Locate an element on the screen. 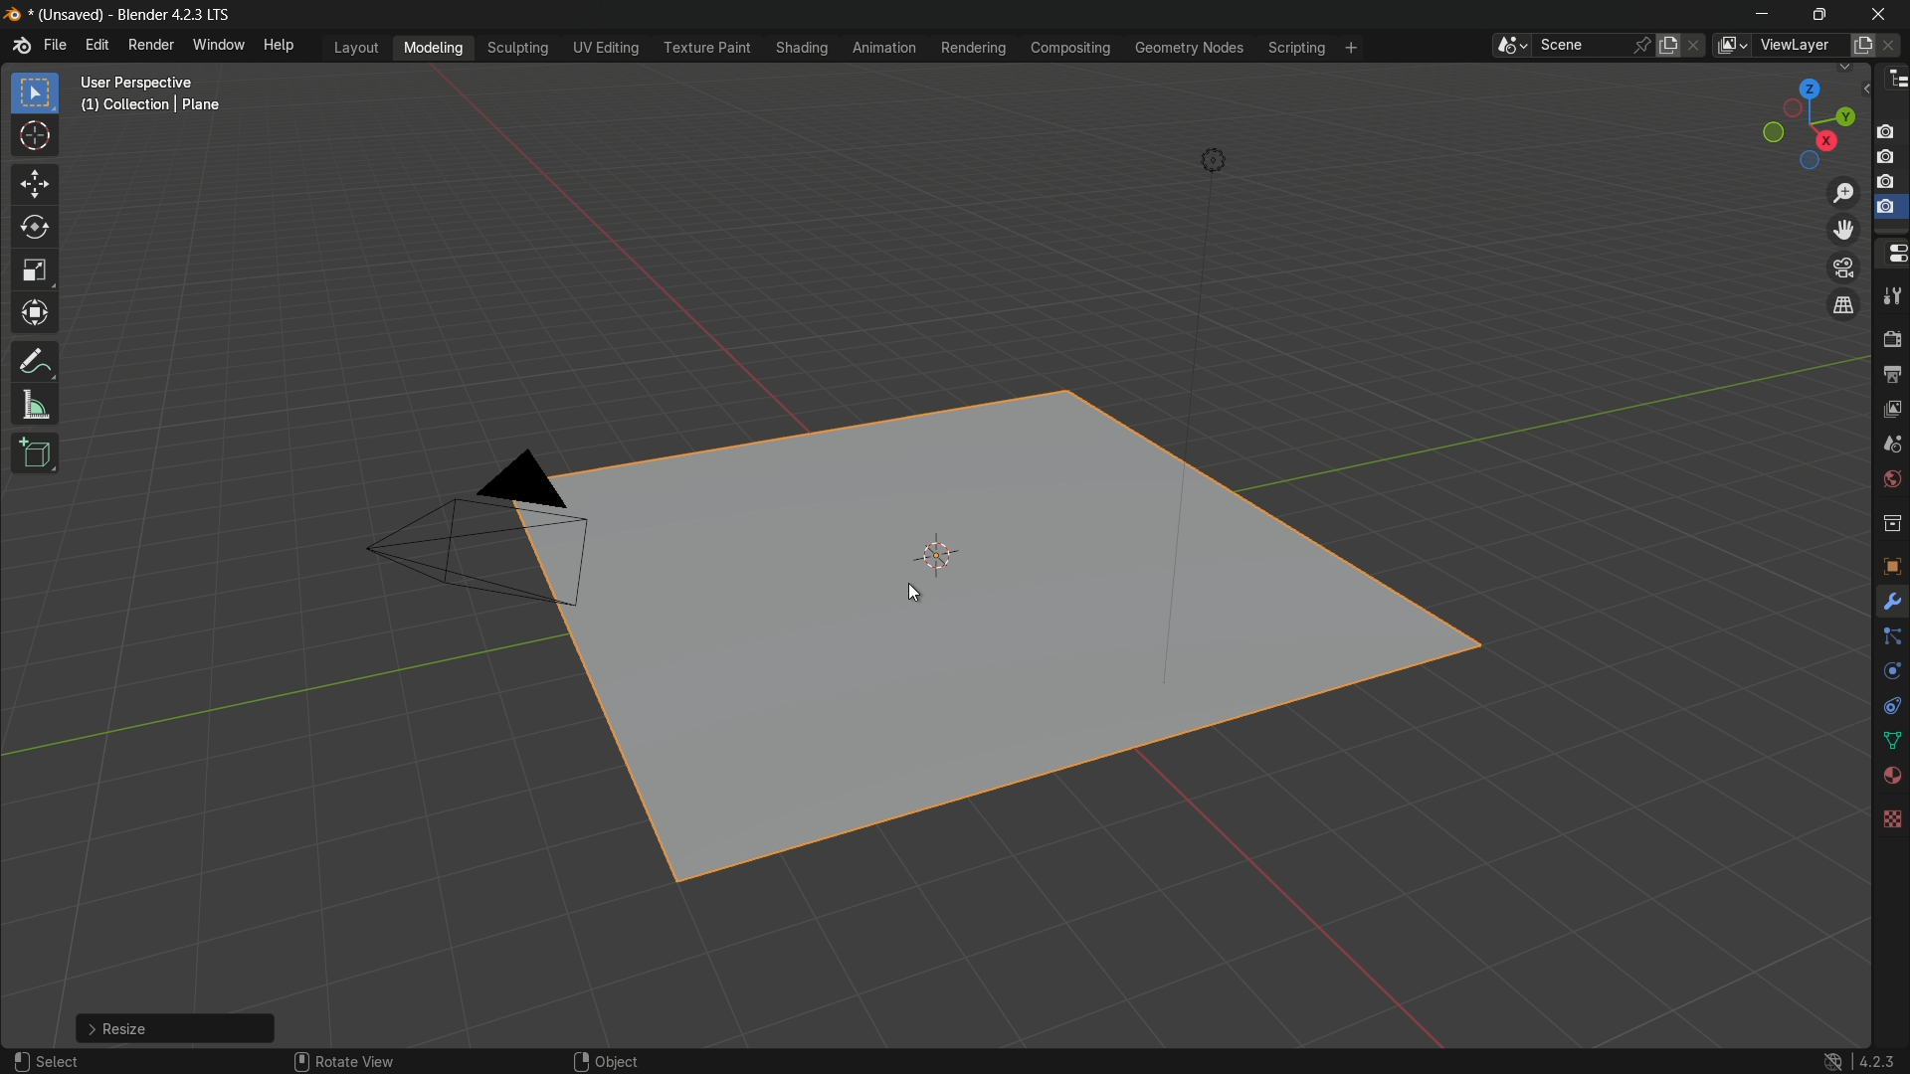 The image size is (1910, 1074). remove view layer is located at coordinates (1892, 47).